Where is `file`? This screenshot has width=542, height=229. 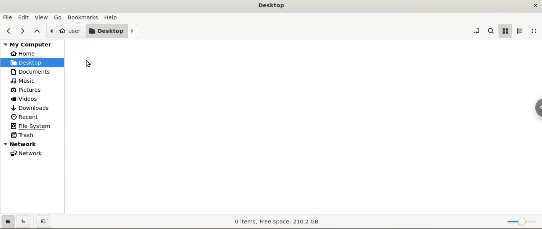 file is located at coordinates (7, 17).